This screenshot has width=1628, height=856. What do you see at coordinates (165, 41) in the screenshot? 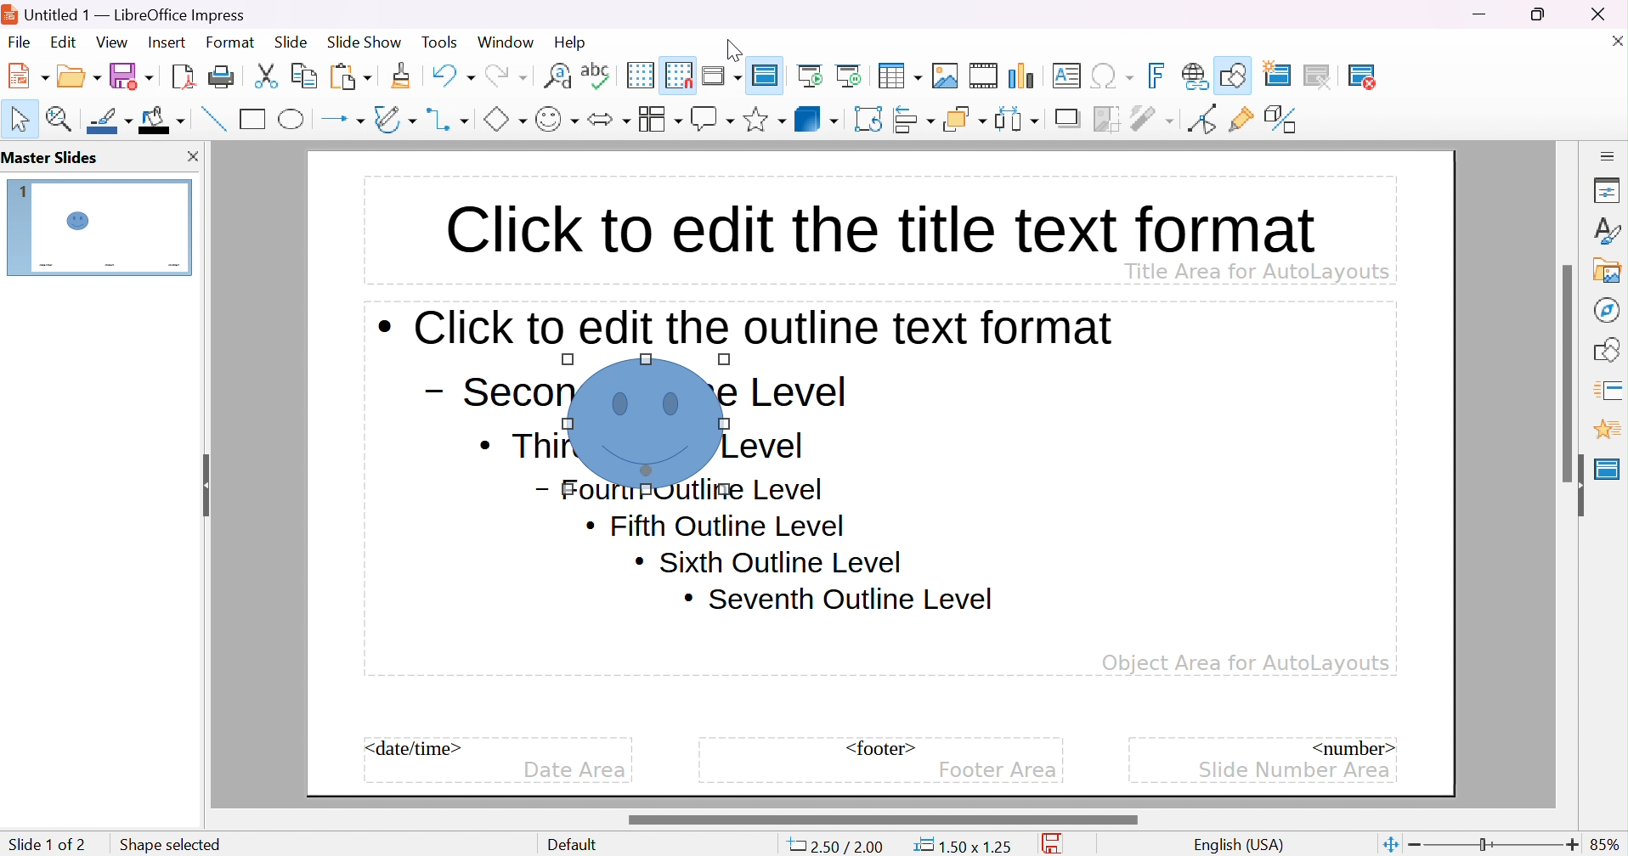
I see `insert` at bounding box center [165, 41].